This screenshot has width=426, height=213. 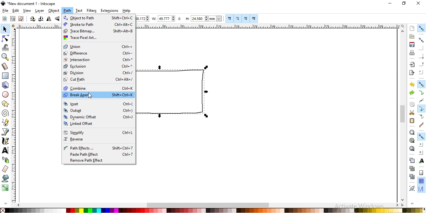 I want to click on enable snapping, so click(x=421, y=28).